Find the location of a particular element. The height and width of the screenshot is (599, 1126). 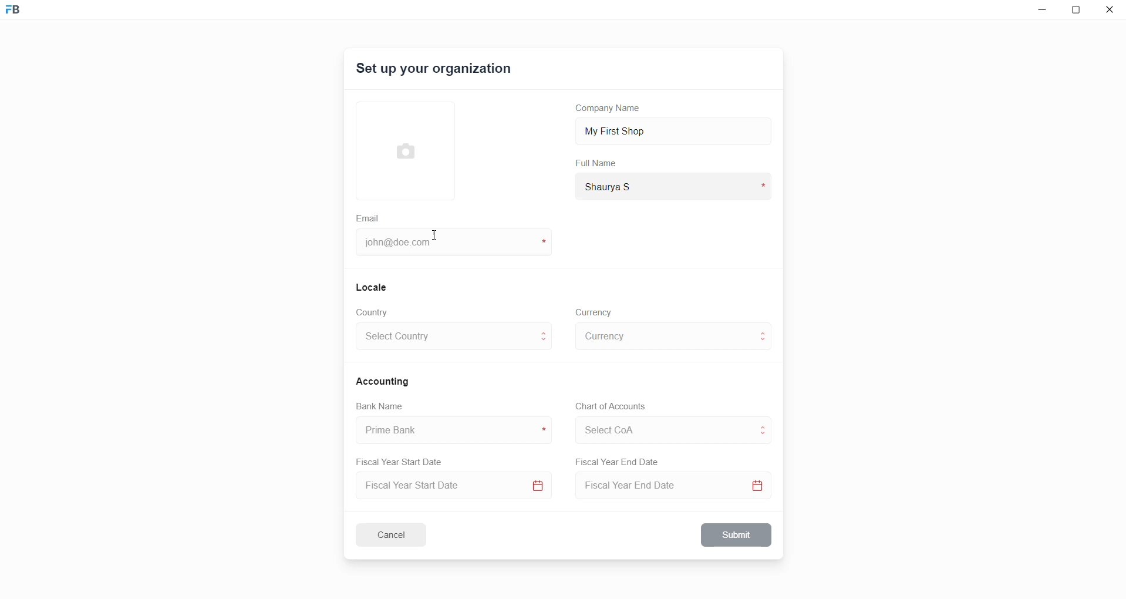

resize  is located at coordinates (1079, 12).